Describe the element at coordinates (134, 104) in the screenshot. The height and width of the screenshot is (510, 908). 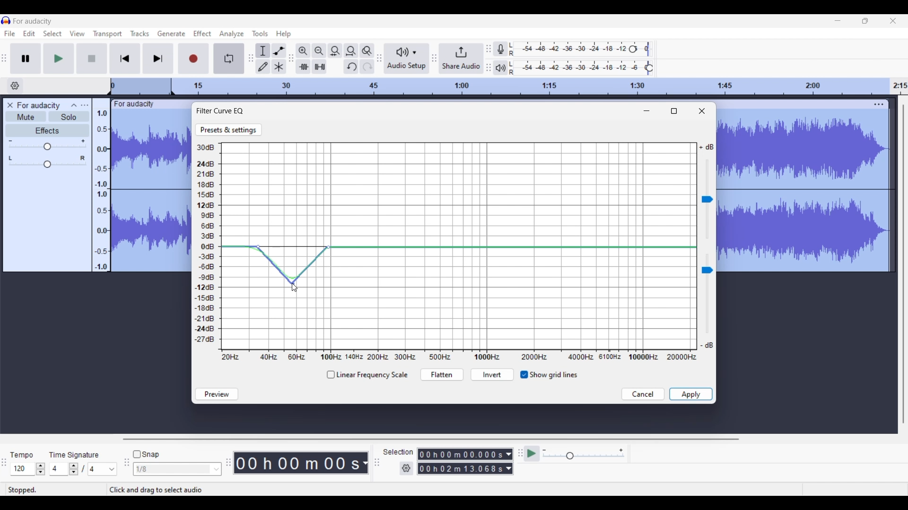
I see `Track name` at that location.